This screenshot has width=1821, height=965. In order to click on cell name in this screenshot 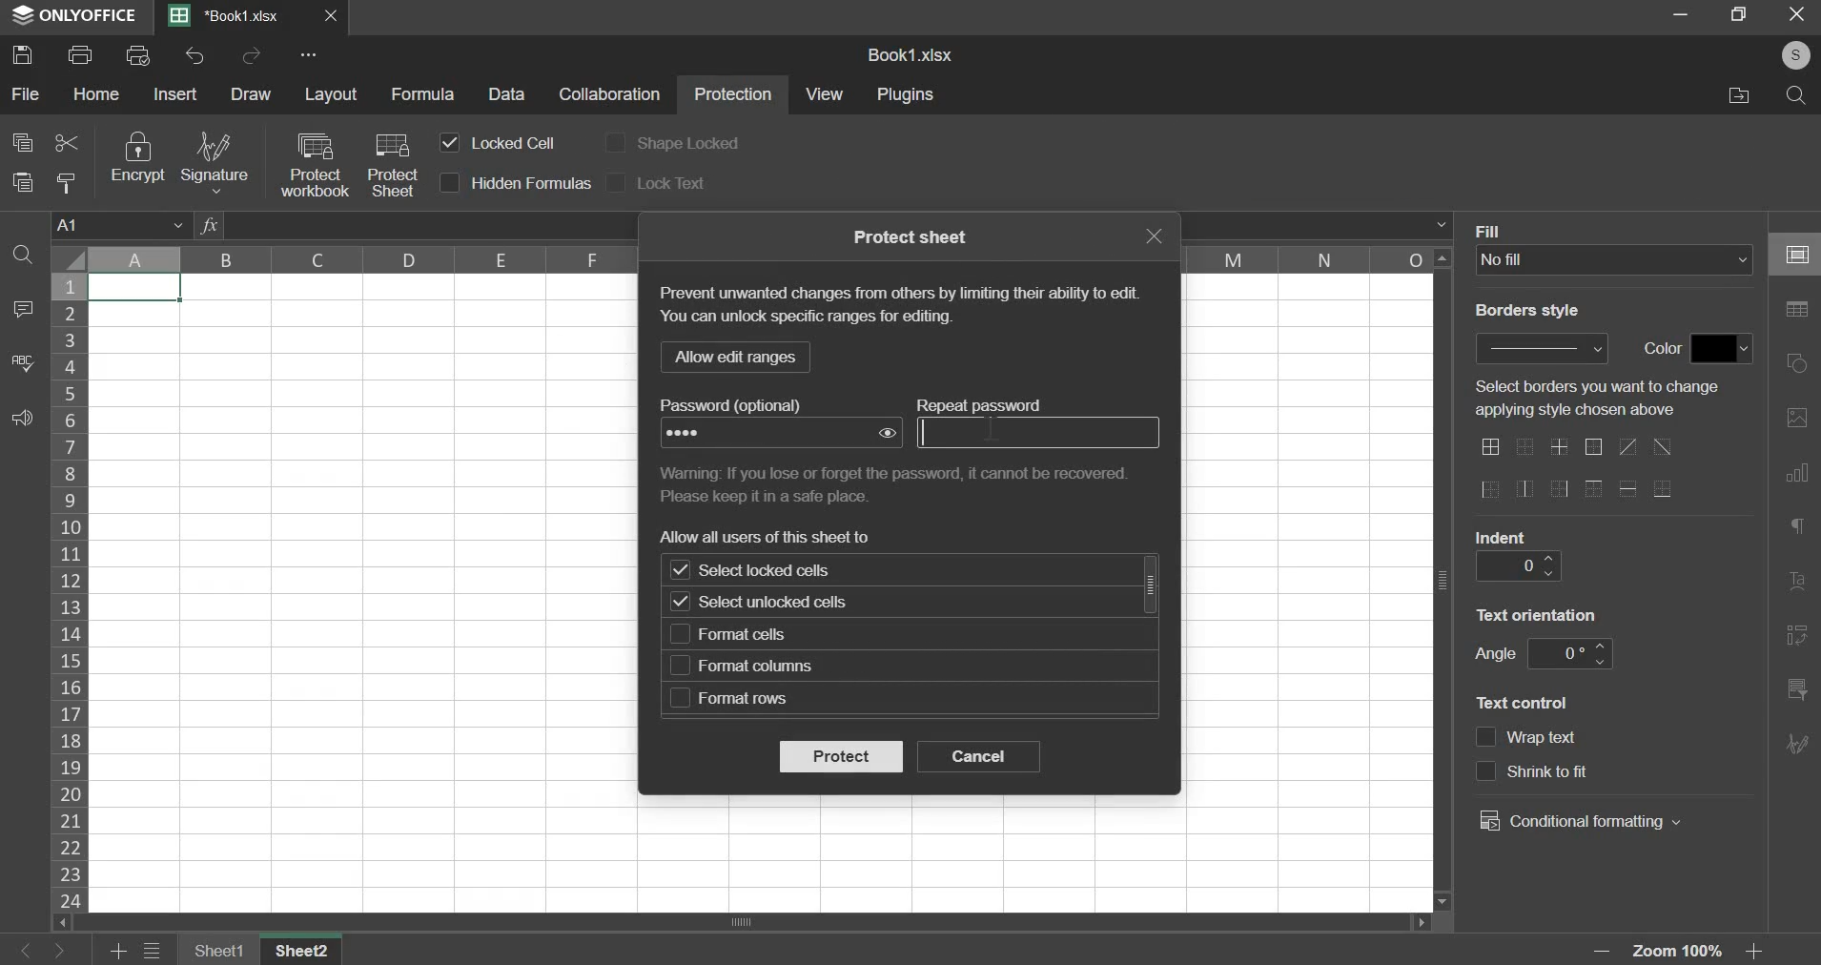, I will do `click(121, 223)`.